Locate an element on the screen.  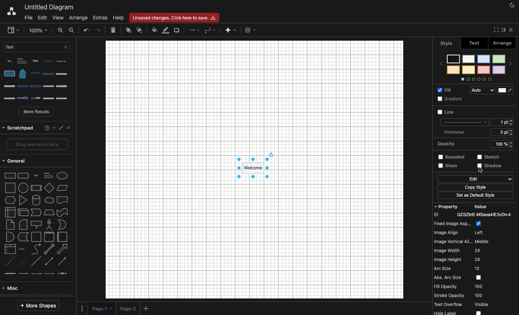
Misc is located at coordinates (35, 224).